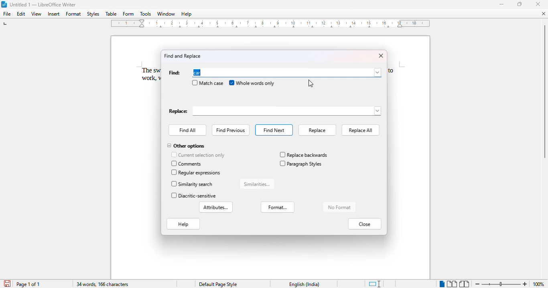  Describe the element at coordinates (217, 284) in the screenshot. I see `Default page style` at that location.